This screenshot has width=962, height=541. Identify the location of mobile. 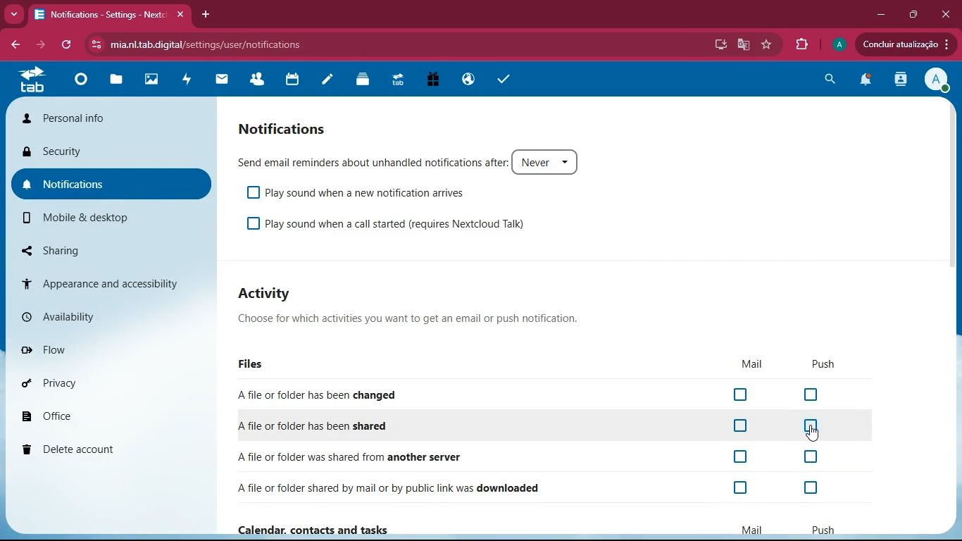
(91, 216).